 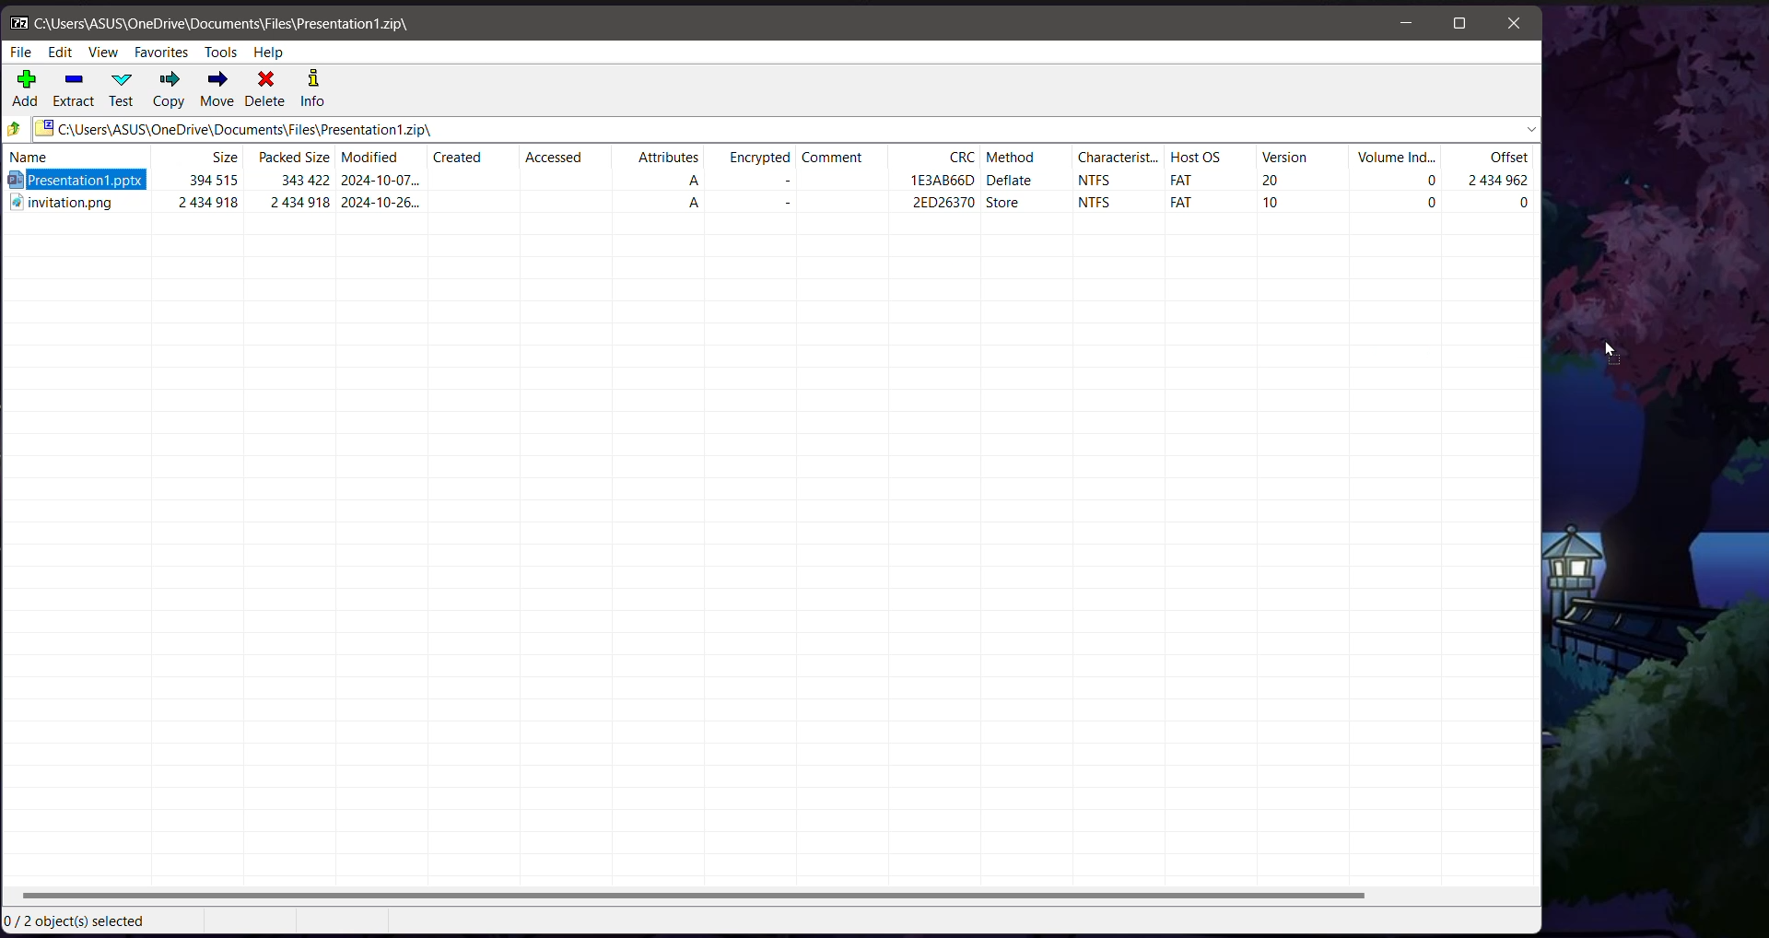 What do you see at coordinates (1395, 158) in the screenshot?
I see `Volume Ind...` at bounding box center [1395, 158].